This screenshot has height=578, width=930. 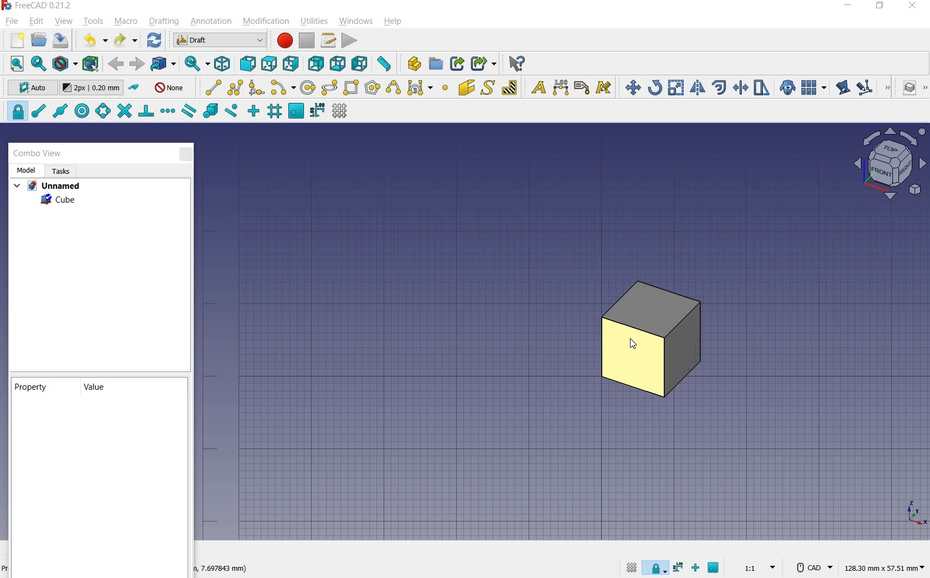 What do you see at coordinates (284, 41) in the screenshot?
I see `macro recording` at bounding box center [284, 41].